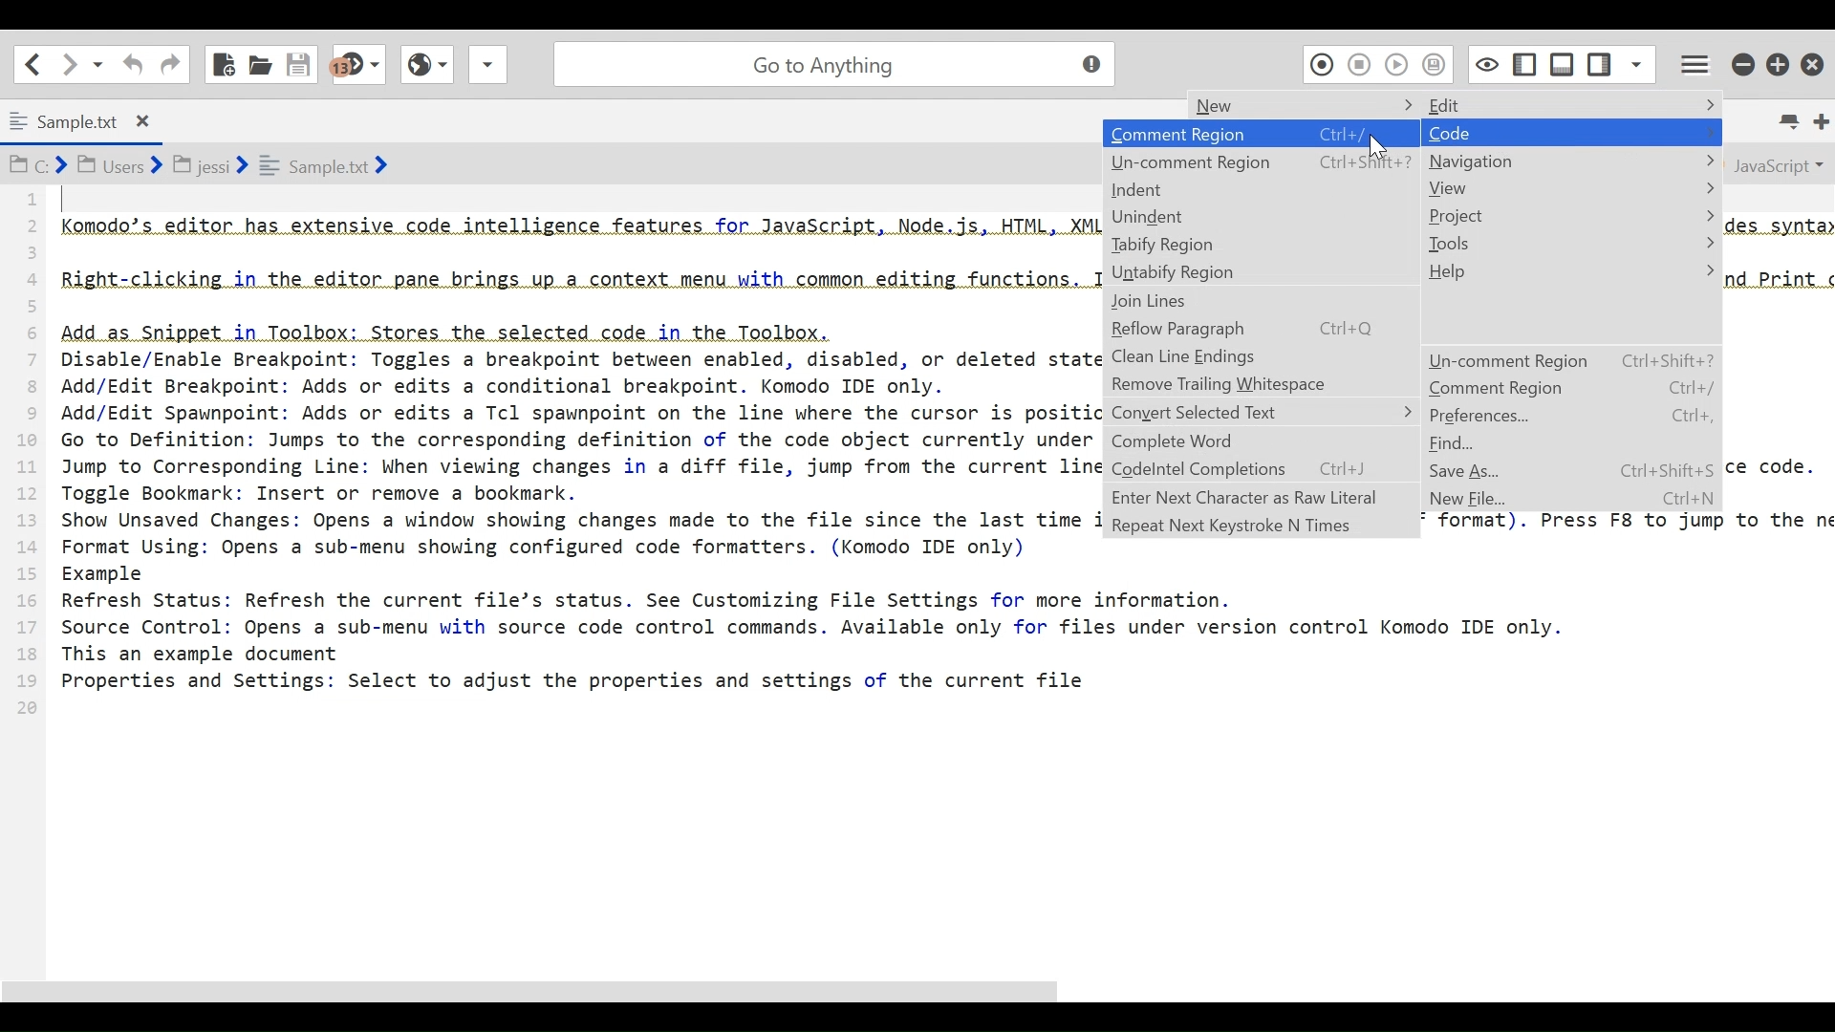  I want to click on dropdown, so click(487, 70).